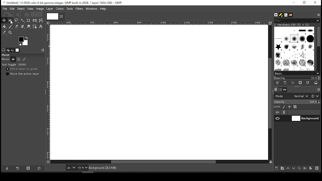 Image resolution: width=322 pixels, height=181 pixels. What do you see at coordinates (292, 97) in the screenshot?
I see `mode` at bounding box center [292, 97].